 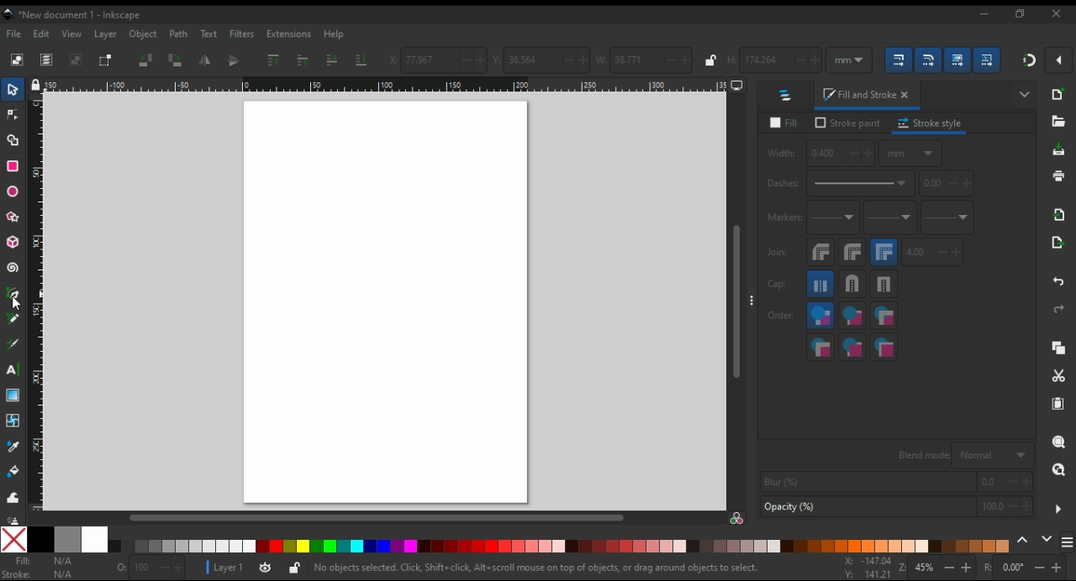 I want to click on dashes, so click(x=843, y=183).